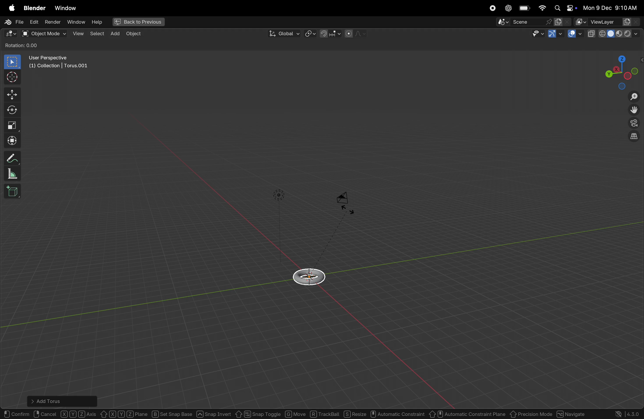 The image size is (644, 419). Describe the element at coordinates (13, 62) in the screenshot. I see `select` at that location.